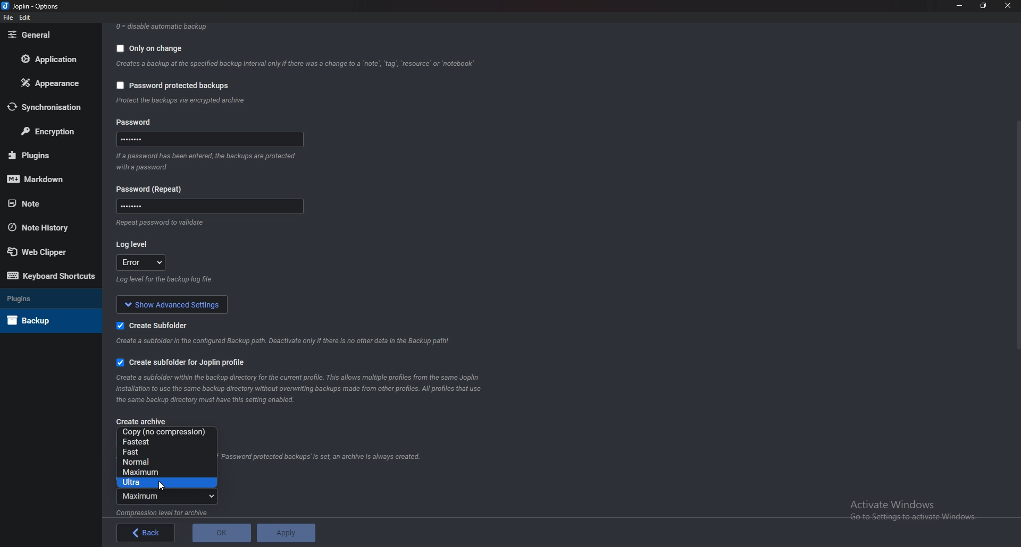 This screenshot has width=1021, height=547. I want to click on Back up, so click(46, 320).